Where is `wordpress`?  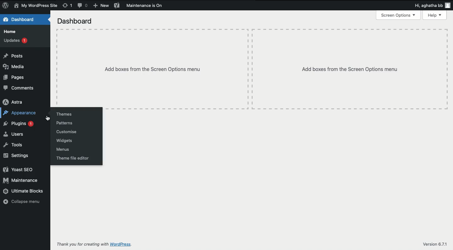
wordpress is located at coordinates (121, 244).